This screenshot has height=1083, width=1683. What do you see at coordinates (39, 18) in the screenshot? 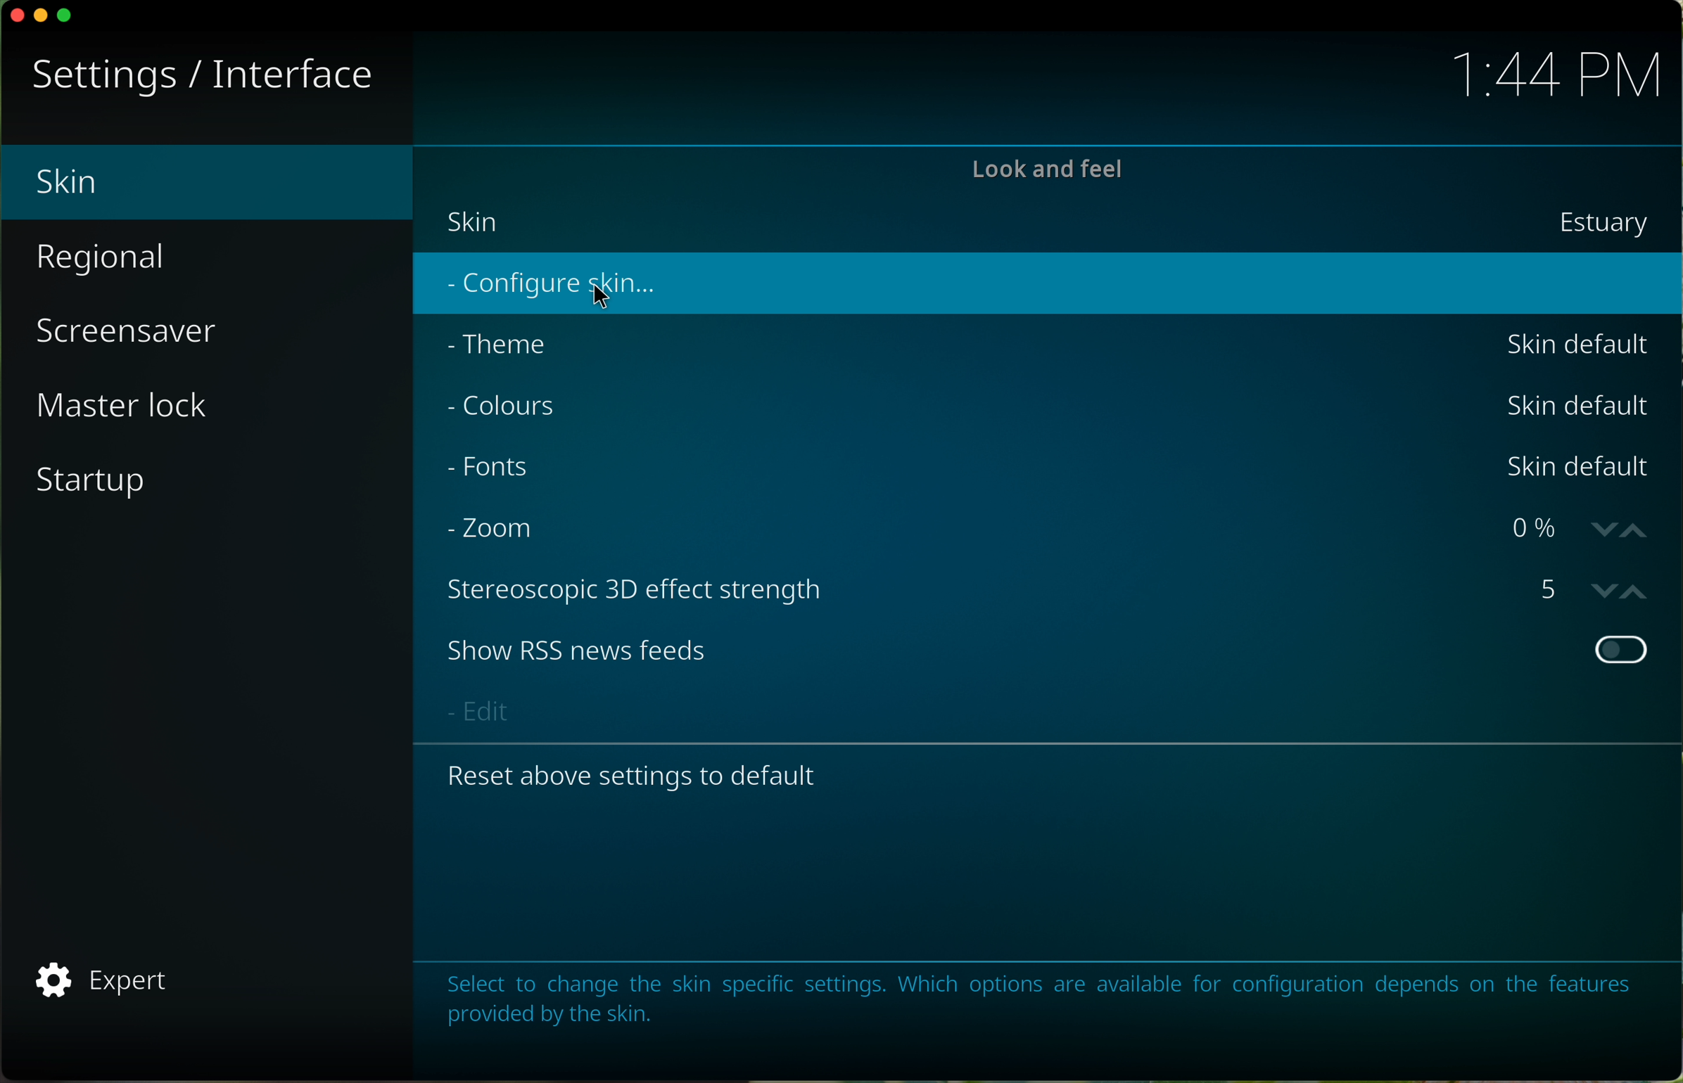
I see `minimize` at bounding box center [39, 18].